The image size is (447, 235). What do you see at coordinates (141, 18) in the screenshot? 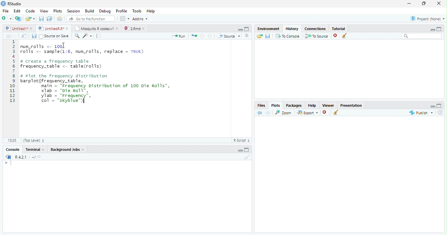
I see `Addins` at bounding box center [141, 18].